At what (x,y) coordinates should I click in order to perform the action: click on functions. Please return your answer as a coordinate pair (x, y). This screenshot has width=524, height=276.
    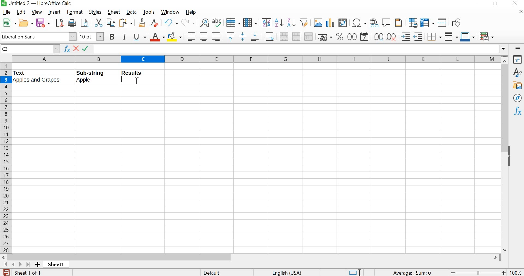
    Looking at the image, I should click on (518, 111).